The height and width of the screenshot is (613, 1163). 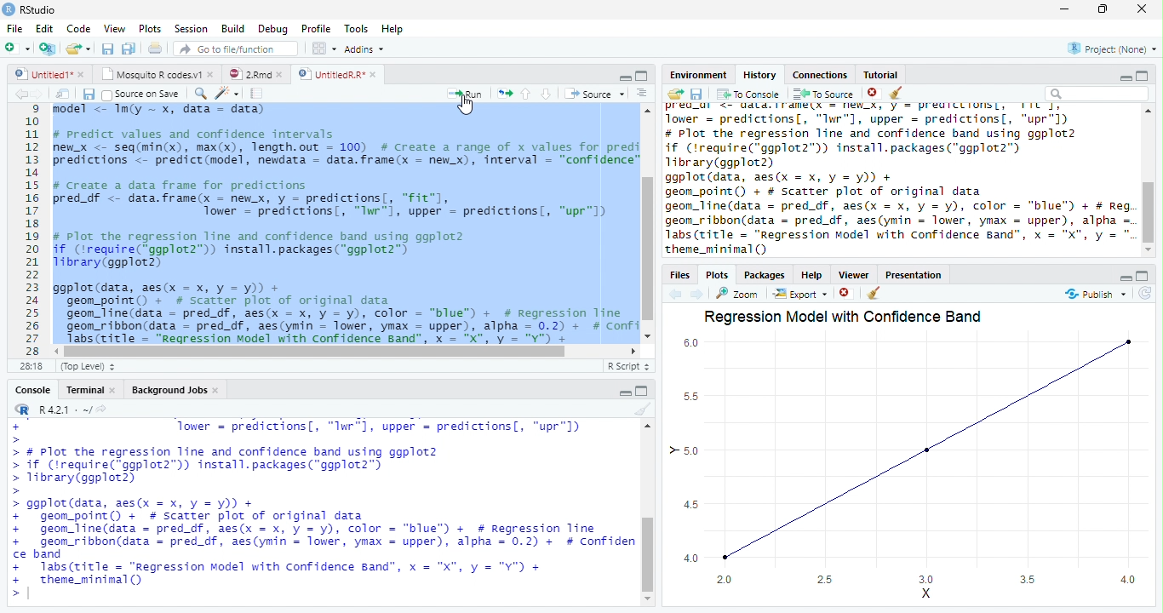 What do you see at coordinates (625, 79) in the screenshot?
I see `minimize` at bounding box center [625, 79].